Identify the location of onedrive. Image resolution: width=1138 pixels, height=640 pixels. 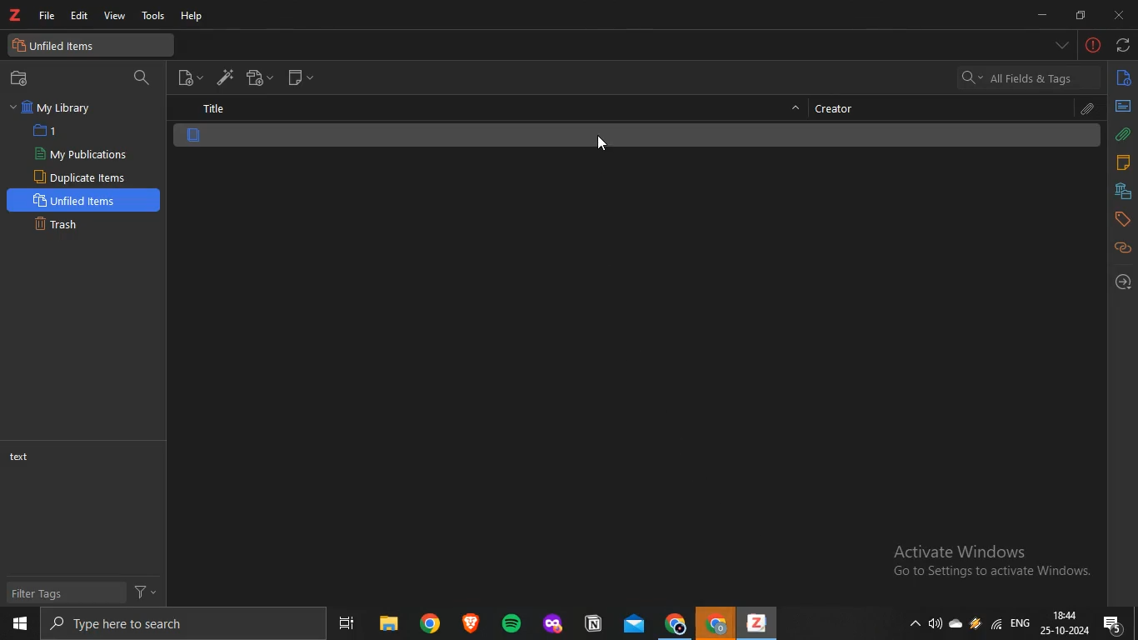
(974, 623).